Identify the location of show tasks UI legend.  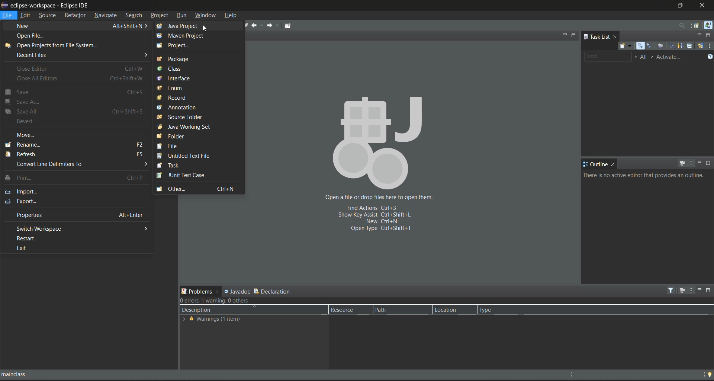
(710, 57).